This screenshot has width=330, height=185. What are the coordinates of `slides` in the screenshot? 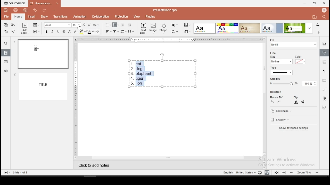 It's located at (6, 53).